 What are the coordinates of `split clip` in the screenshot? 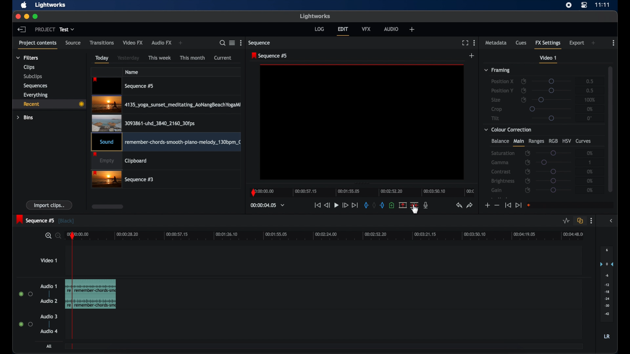 It's located at (92, 294).